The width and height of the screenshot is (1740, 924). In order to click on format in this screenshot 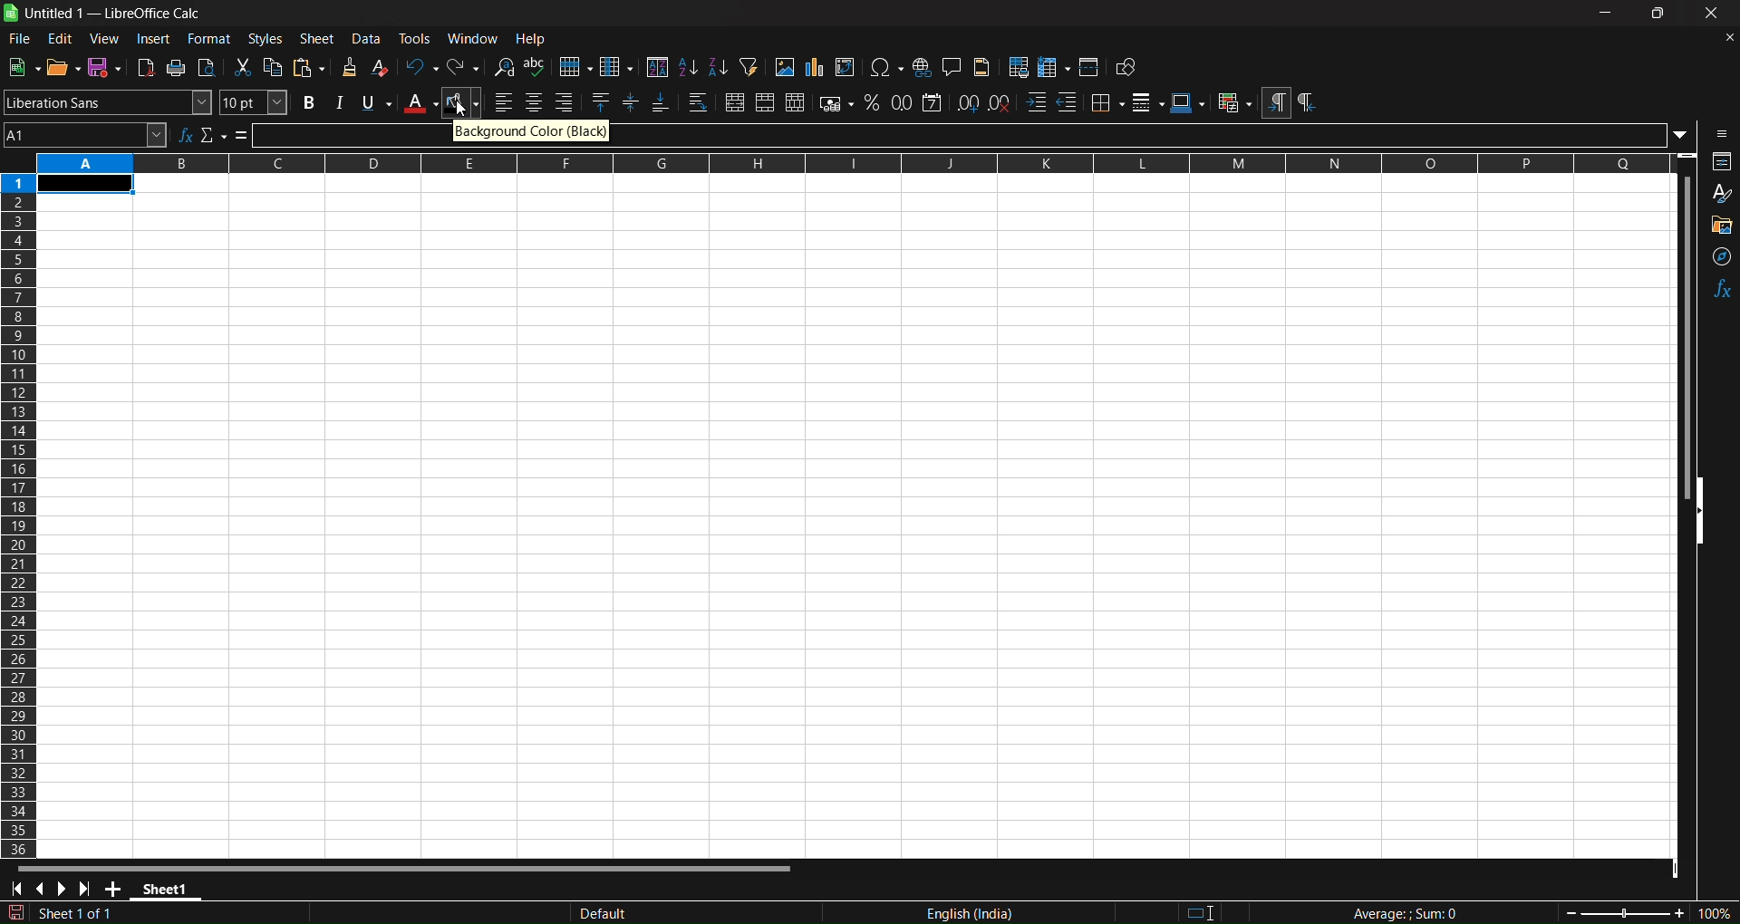, I will do `click(209, 39)`.